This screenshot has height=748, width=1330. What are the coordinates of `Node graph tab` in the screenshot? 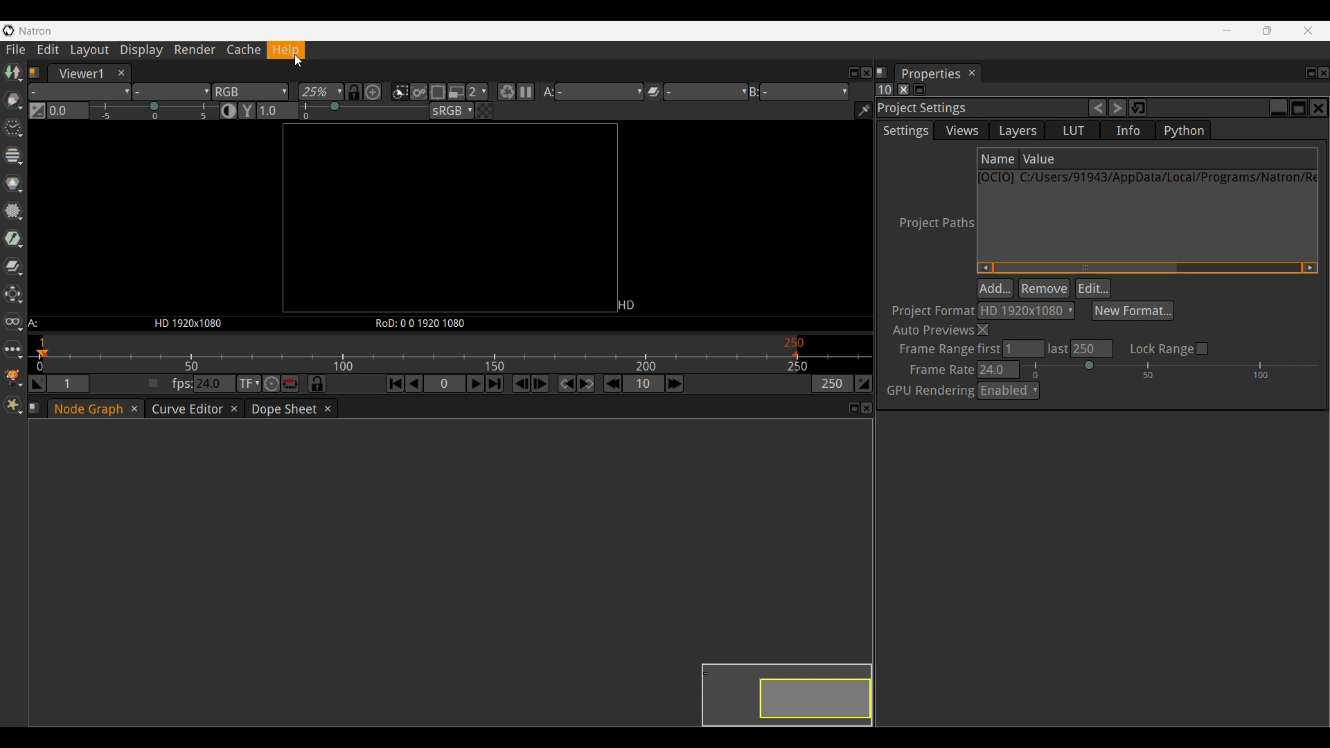 It's located at (85, 408).